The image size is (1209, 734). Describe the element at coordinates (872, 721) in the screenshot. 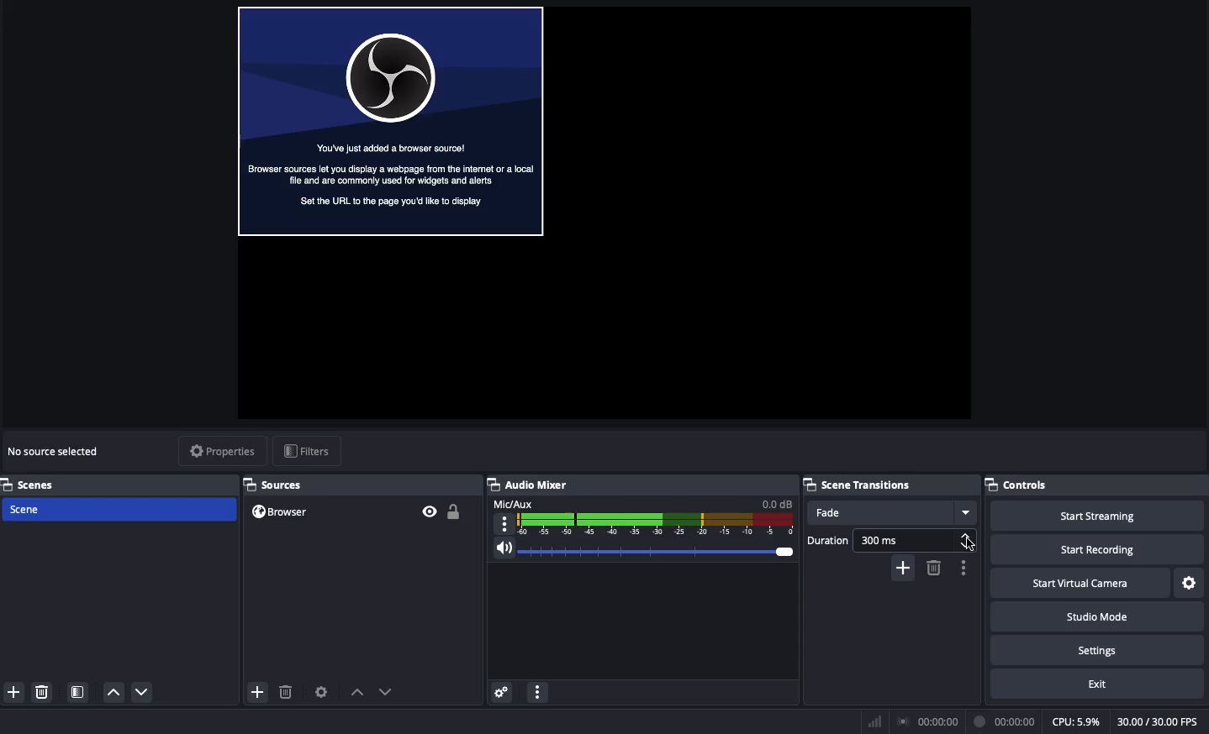

I see `Bars` at that location.